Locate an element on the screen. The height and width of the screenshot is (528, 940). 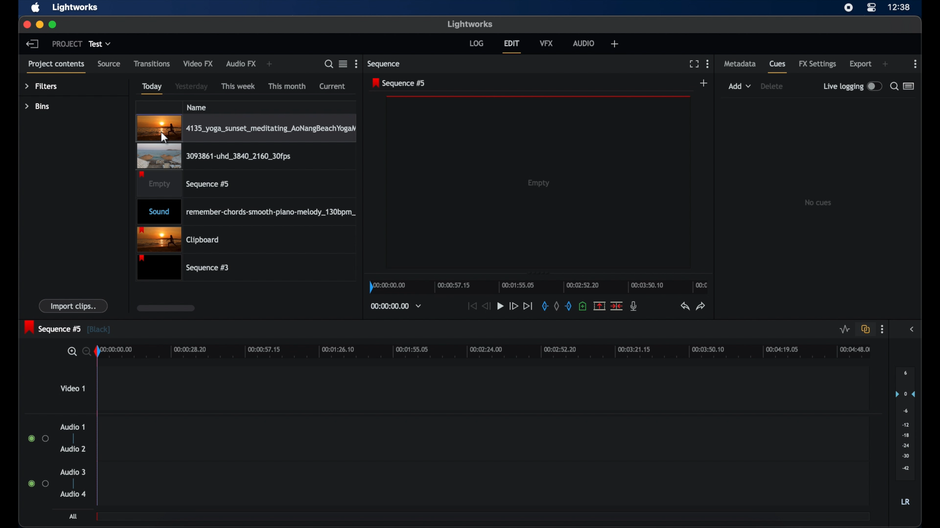
add a cue at current position is located at coordinates (584, 306).